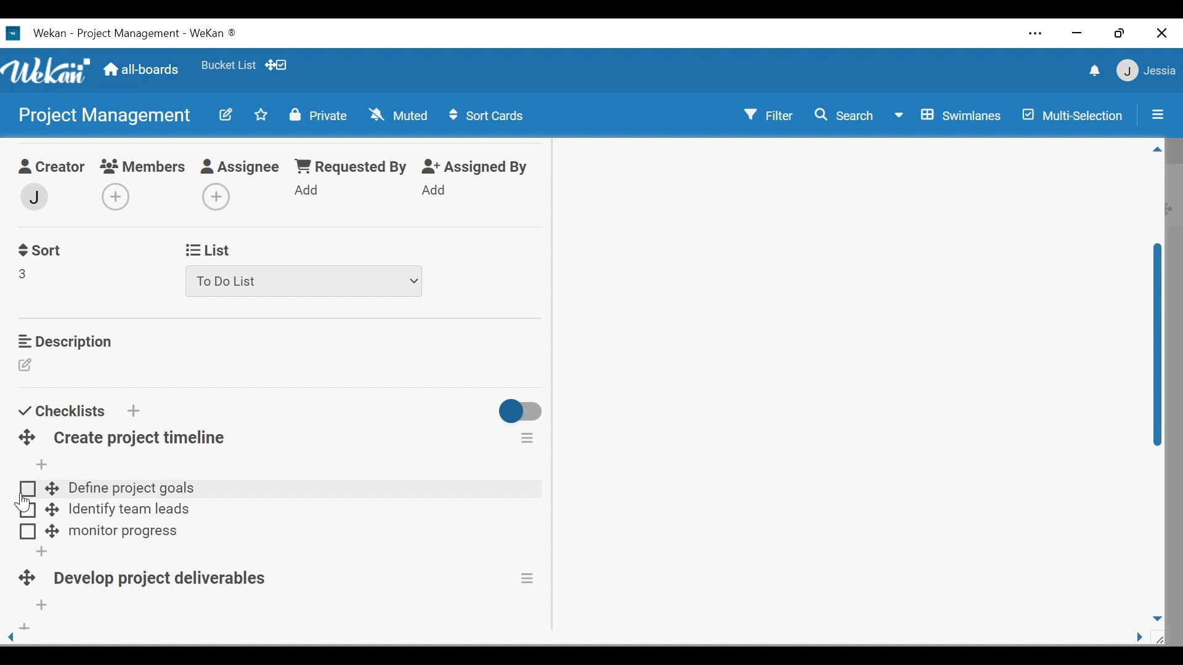  What do you see at coordinates (128, 511) in the screenshot?
I see `Checklist item` at bounding box center [128, 511].